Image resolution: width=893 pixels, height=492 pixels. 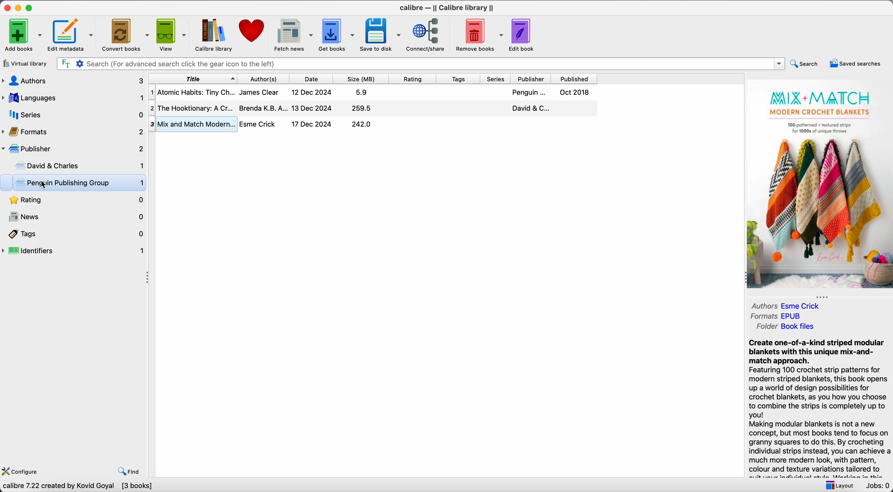 I want to click on author(s), so click(x=266, y=78).